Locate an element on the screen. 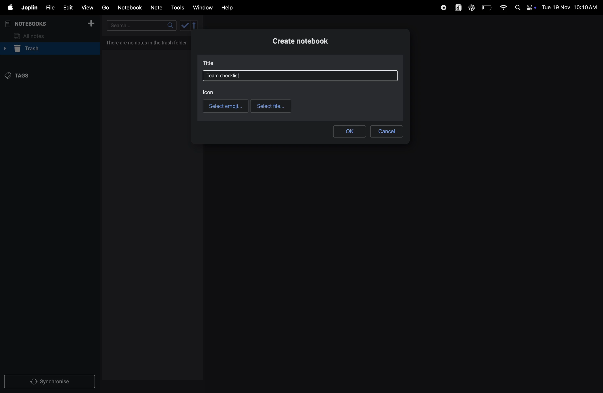  apple menu is located at coordinates (10, 8).